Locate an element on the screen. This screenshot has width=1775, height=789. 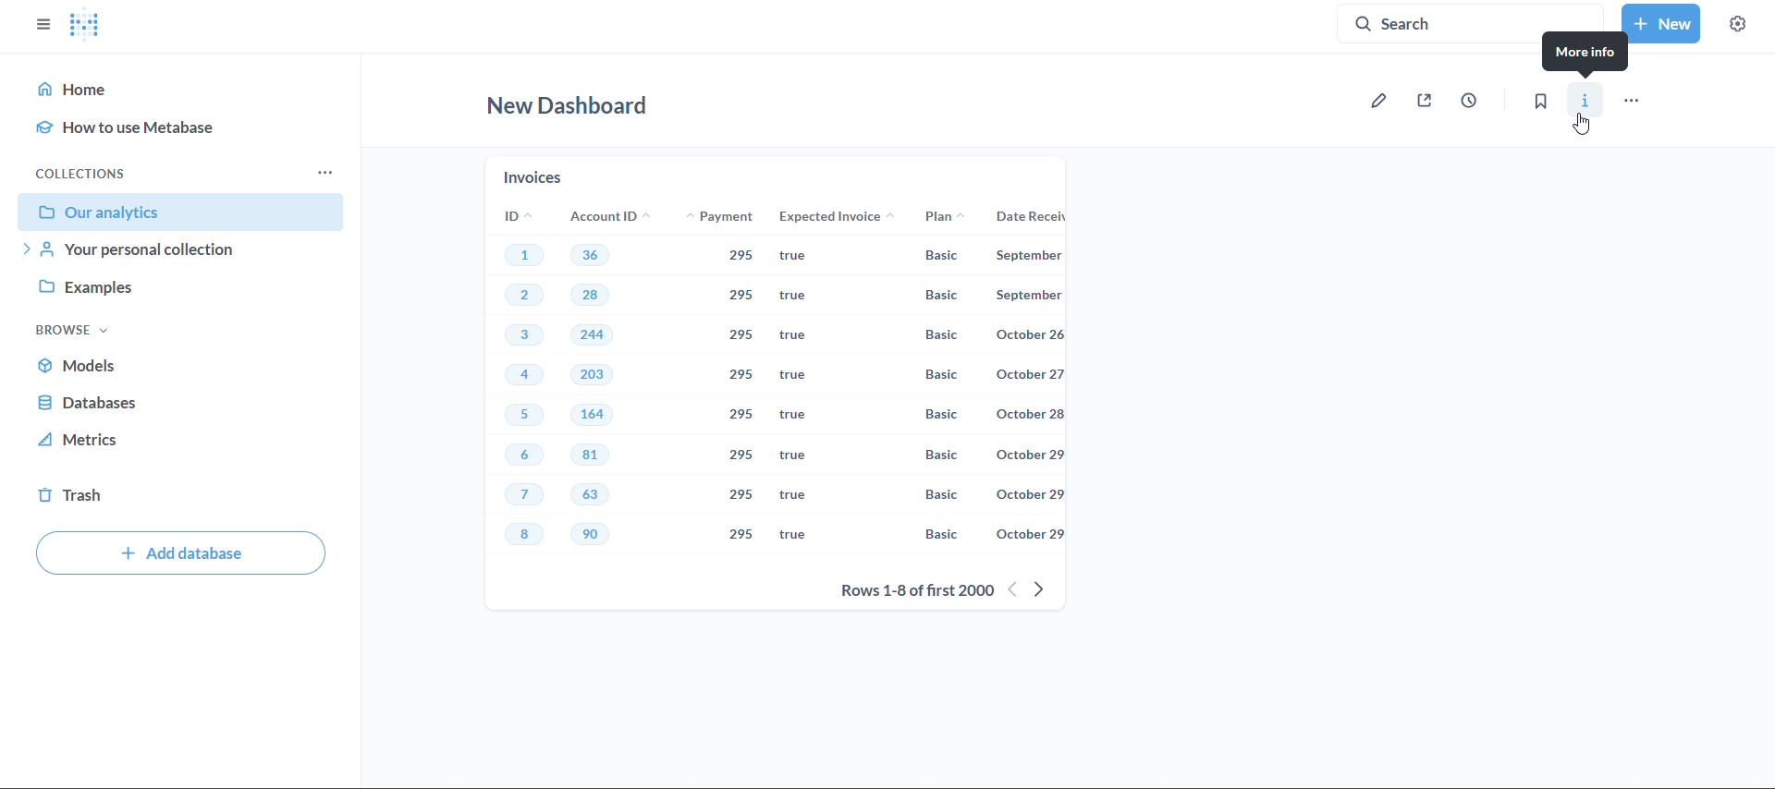
cursor is located at coordinates (1587, 126).